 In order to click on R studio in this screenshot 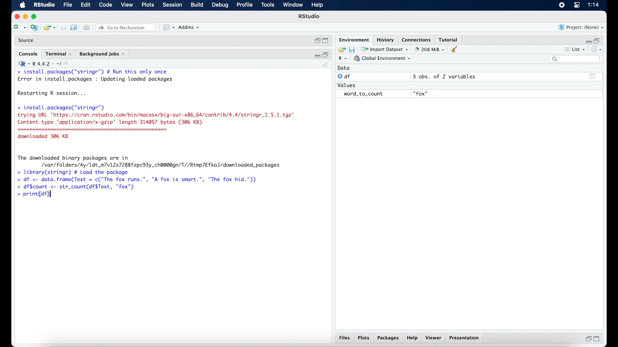, I will do `click(309, 16)`.